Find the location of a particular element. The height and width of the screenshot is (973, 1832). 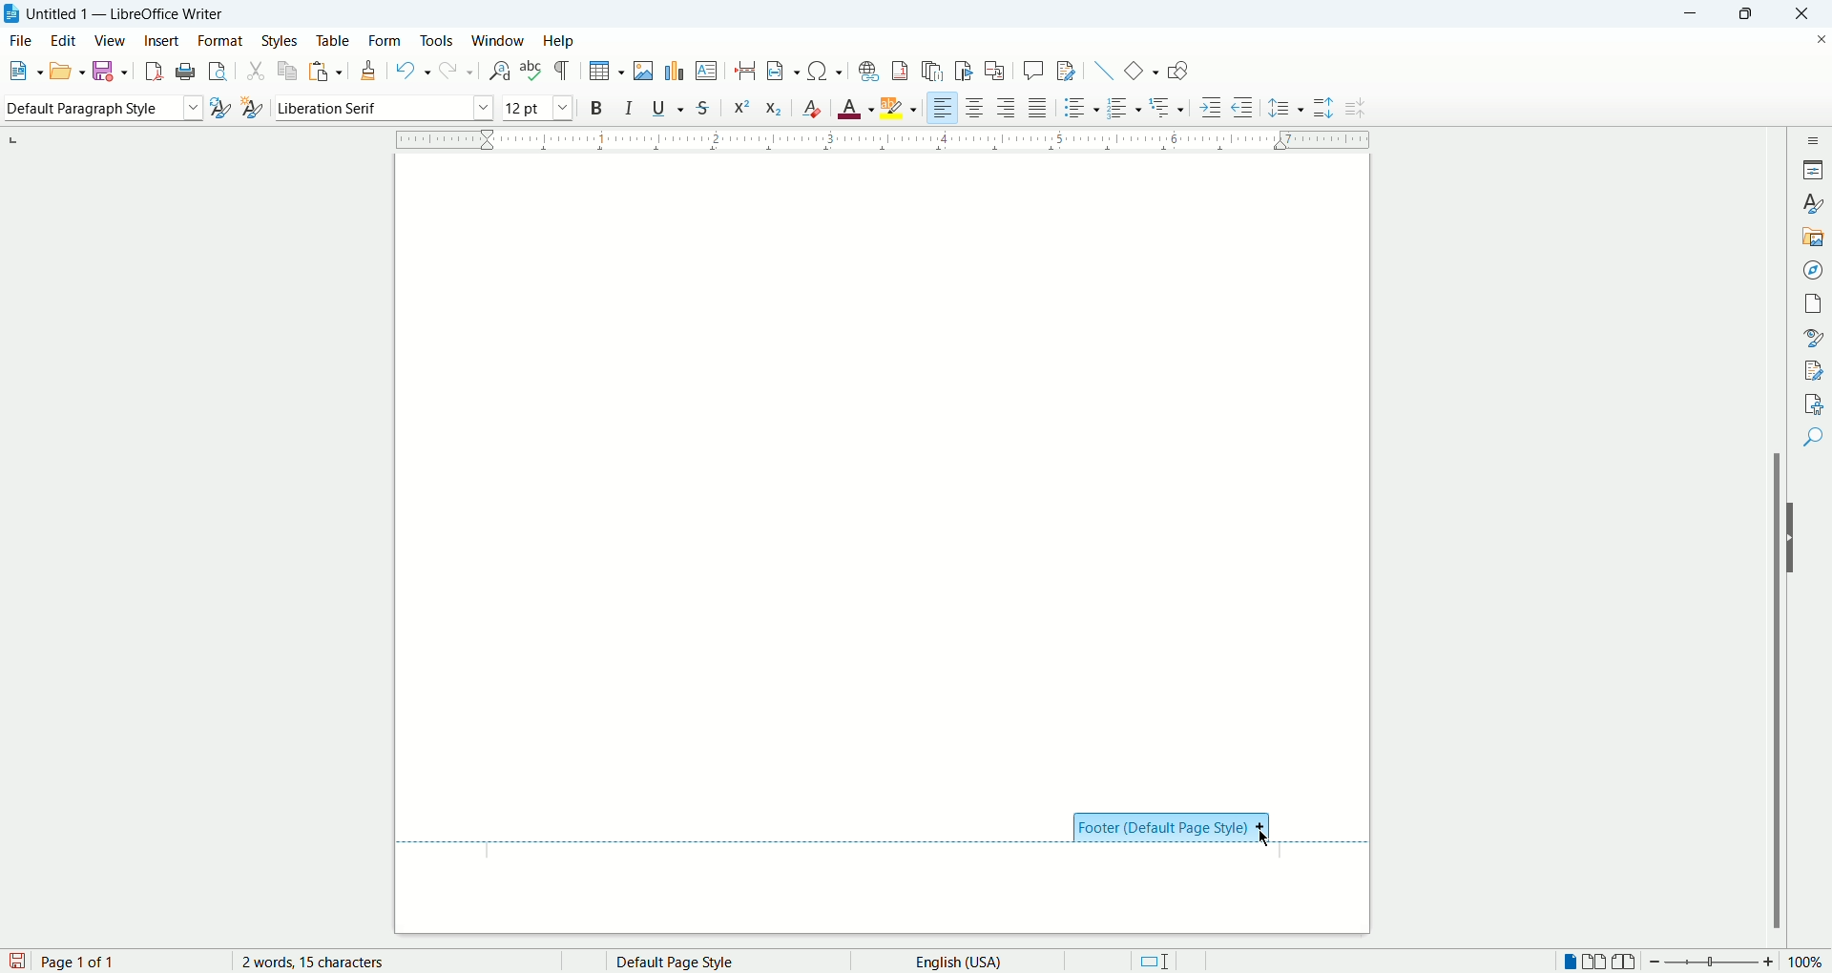

formatting marks is located at coordinates (566, 70).